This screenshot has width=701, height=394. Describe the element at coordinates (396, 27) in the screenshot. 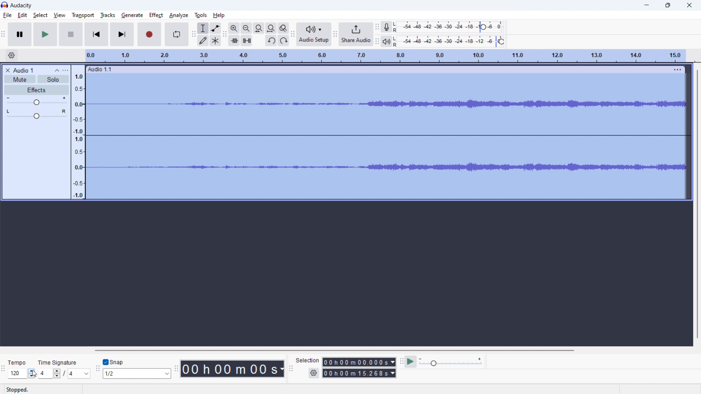

I see `LR` at that location.